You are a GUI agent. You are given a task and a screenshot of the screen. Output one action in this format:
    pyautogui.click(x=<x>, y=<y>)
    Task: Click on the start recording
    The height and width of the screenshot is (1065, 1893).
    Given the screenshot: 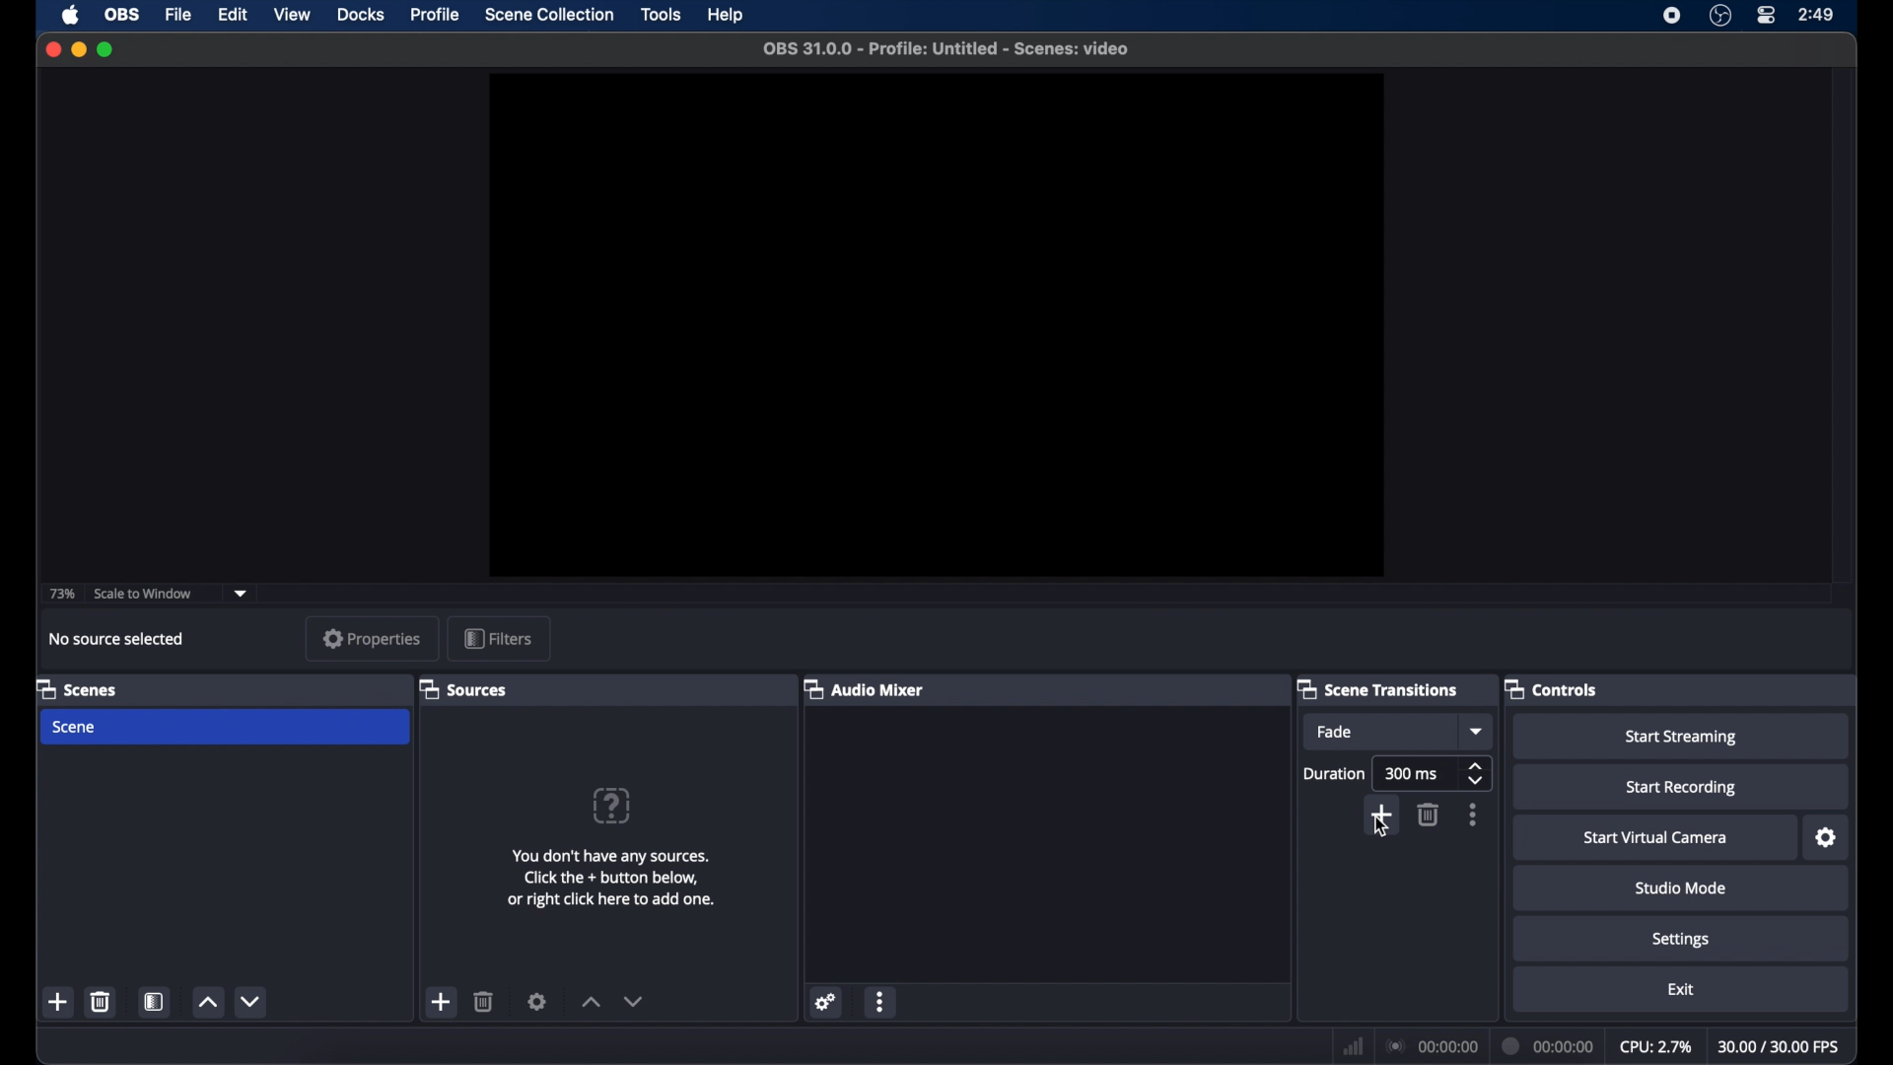 What is the action you would take?
    pyautogui.click(x=1681, y=788)
    